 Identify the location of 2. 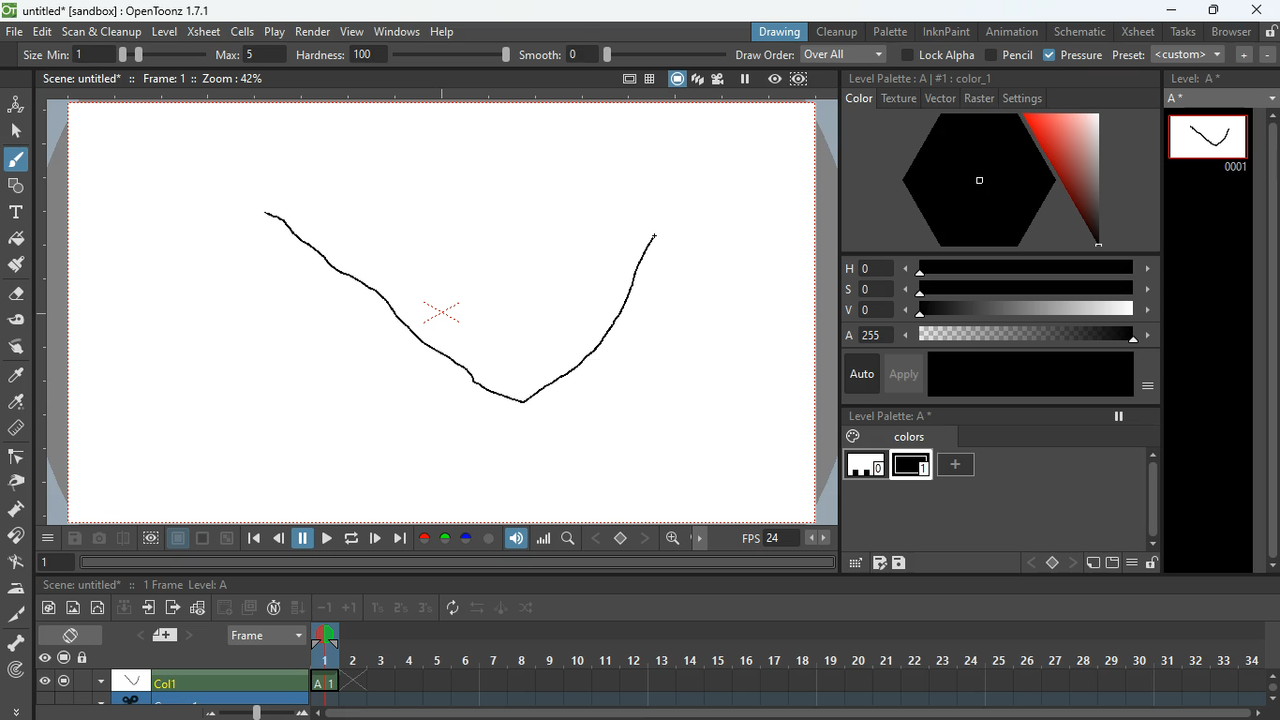
(401, 608).